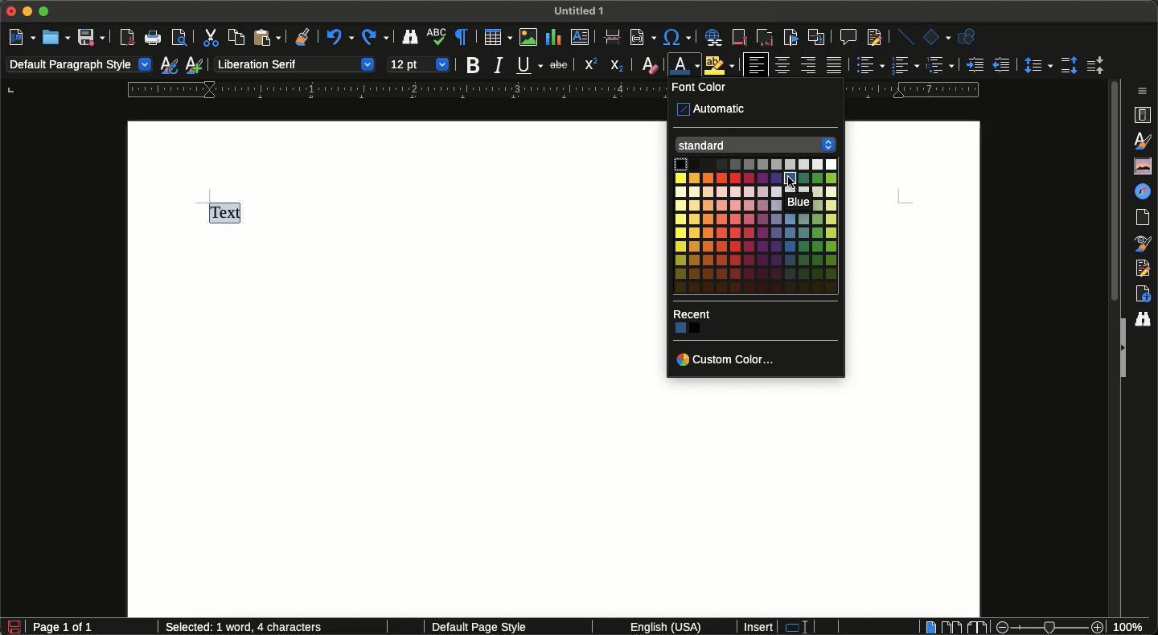 Image resolution: width=1158 pixels, height=635 pixels. Describe the element at coordinates (975, 627) in the screenshot. I see `Book view` at that location.